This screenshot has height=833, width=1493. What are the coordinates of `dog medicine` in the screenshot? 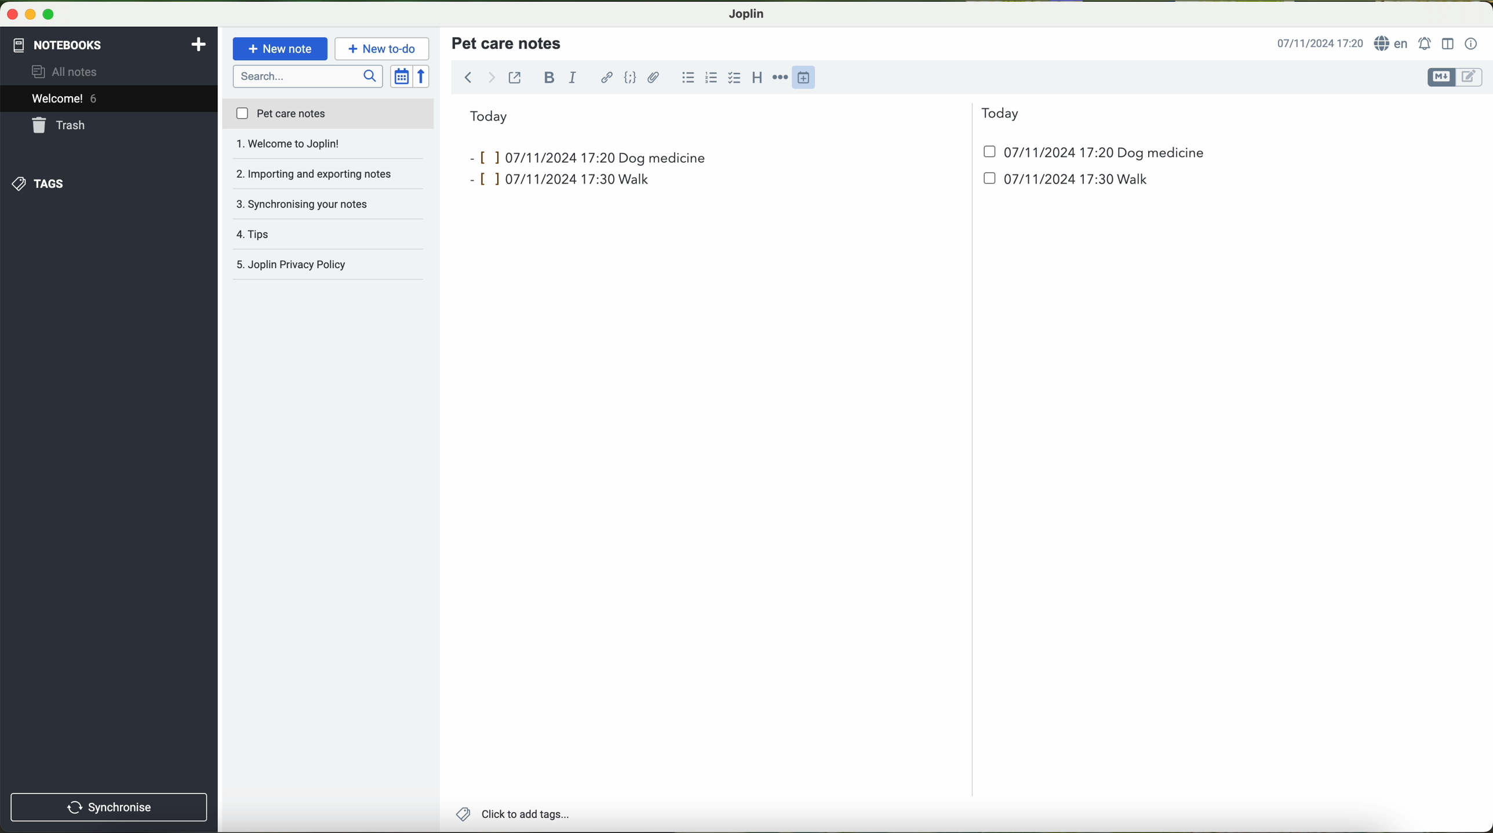 It's located at (1161, 154).